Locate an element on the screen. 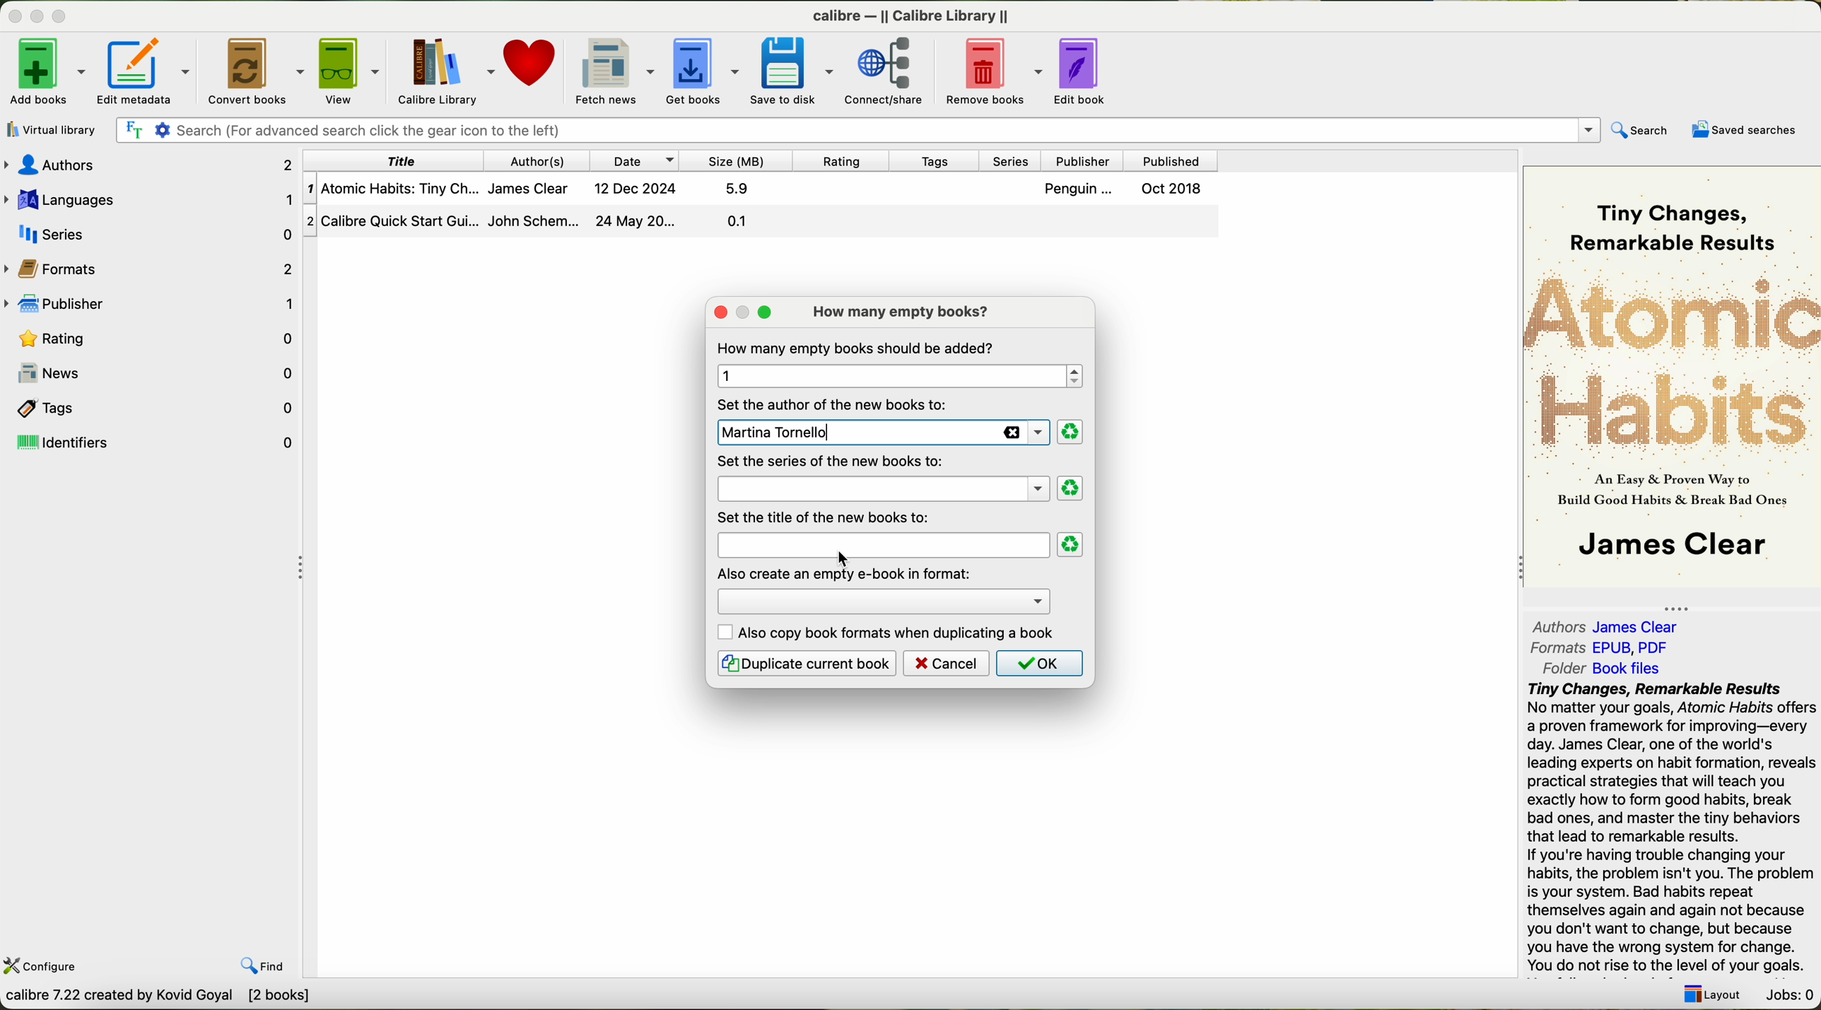 The height and width of the screenshot is (1010, 1821). publisher is located at coordinates (1084, 160).